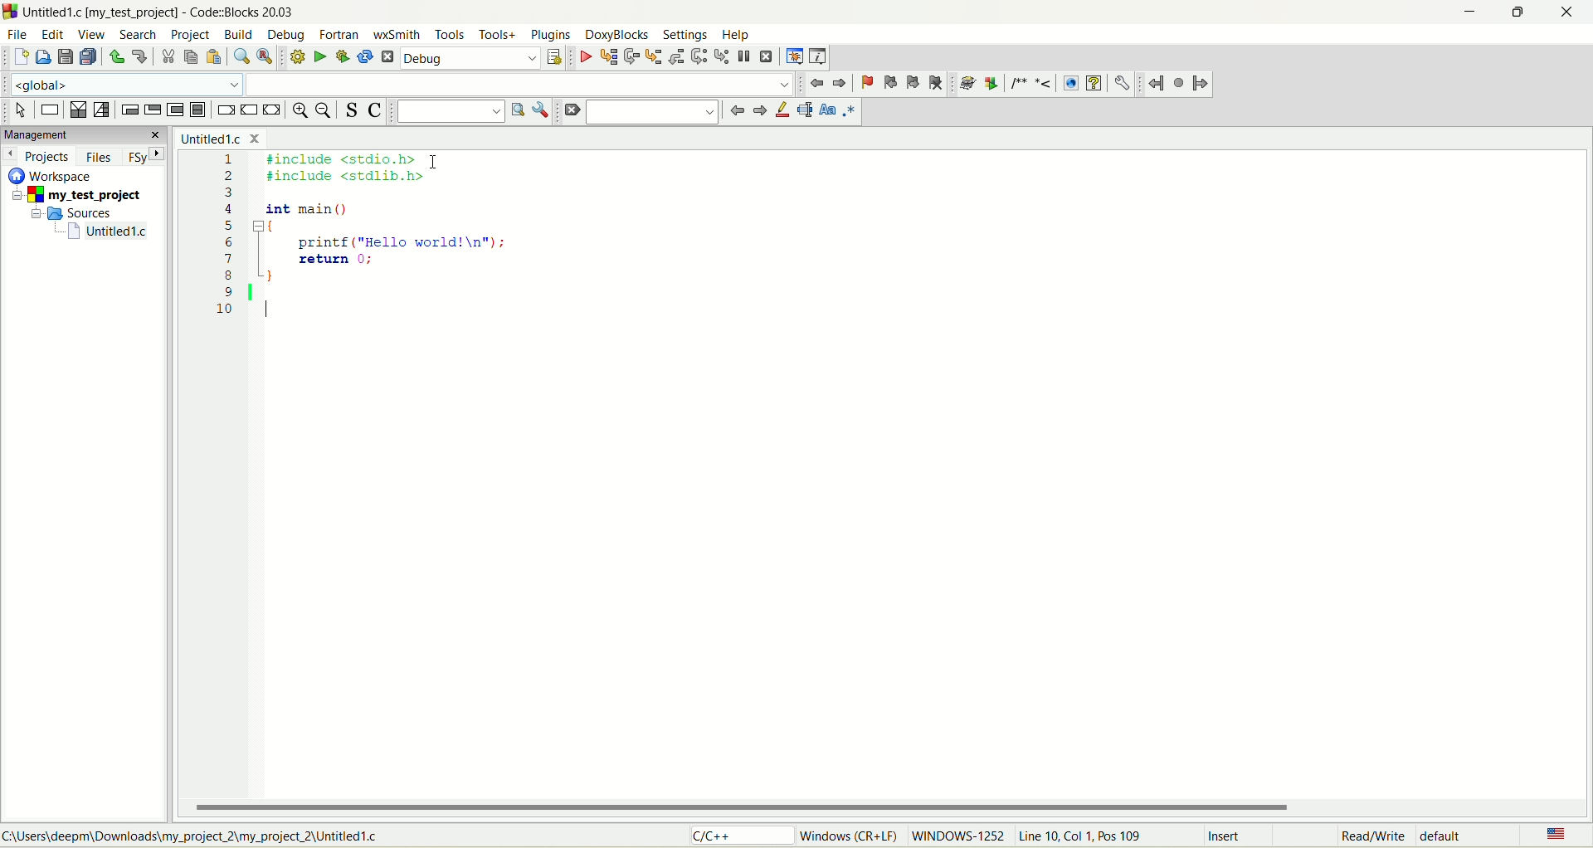 Image resolution: width=1593 pixels, height=848 pixels. Describe the element at coordinates (17, 34) in the screenshot. I see `file` at that location.